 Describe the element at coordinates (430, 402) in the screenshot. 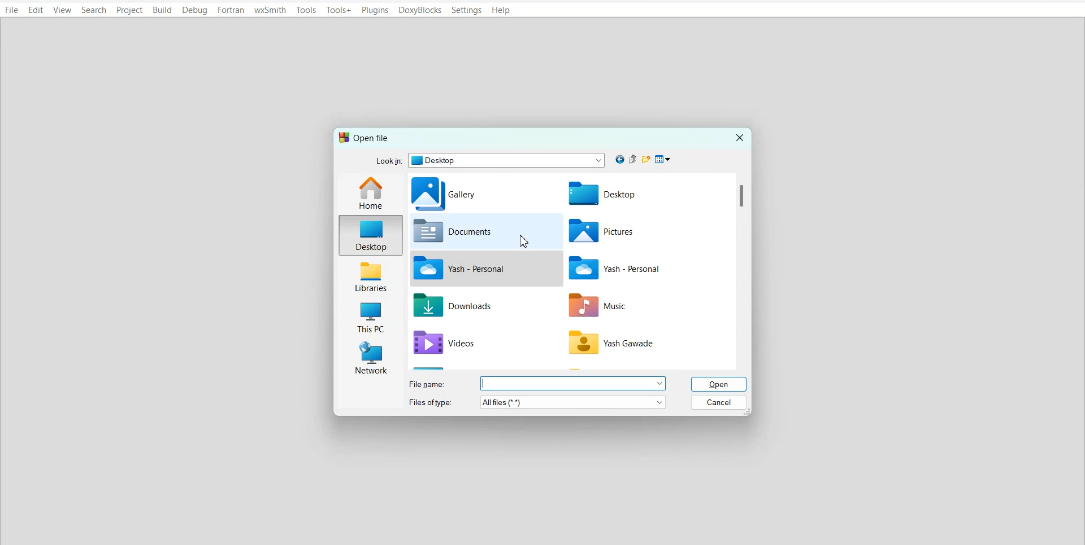

I see `Files of types` at that location.